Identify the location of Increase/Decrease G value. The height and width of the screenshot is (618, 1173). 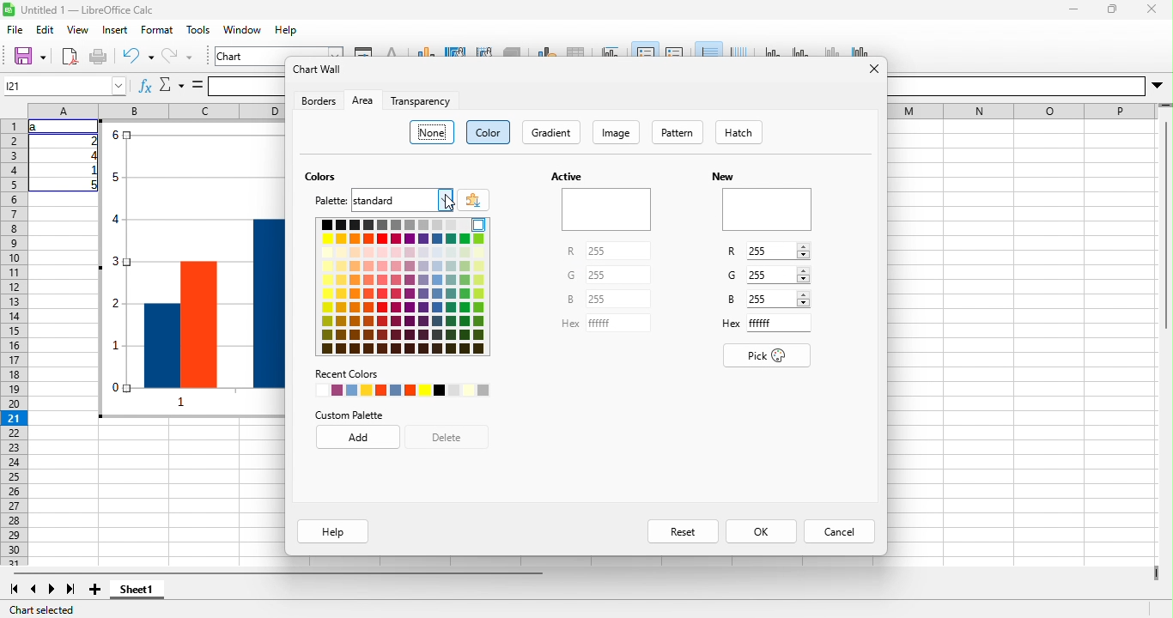
(803, 275).